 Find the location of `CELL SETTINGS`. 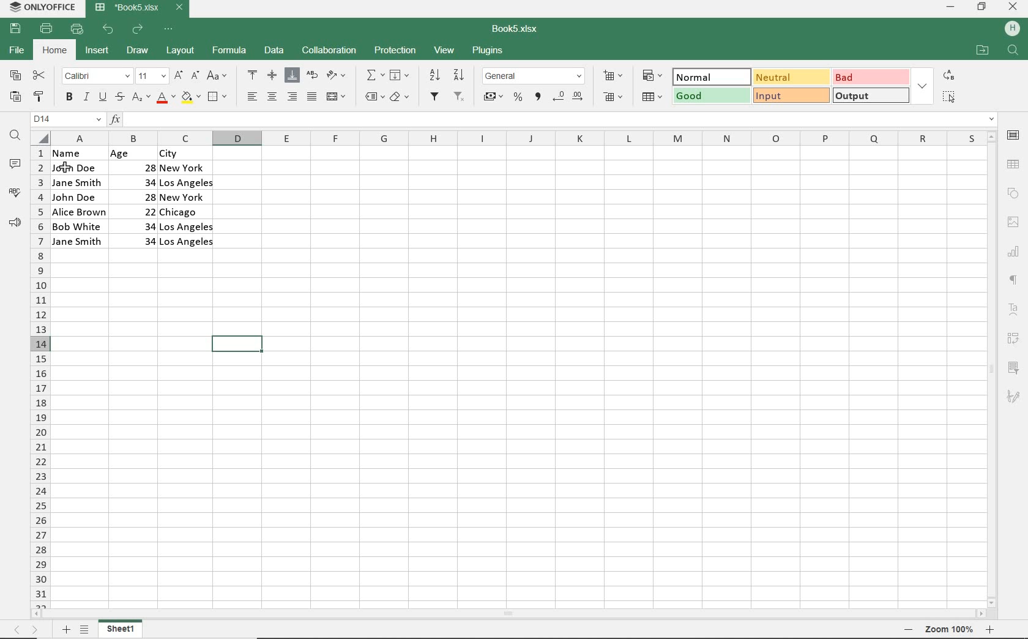

CELL SETTINGS is located at coordinates (1014, 135).